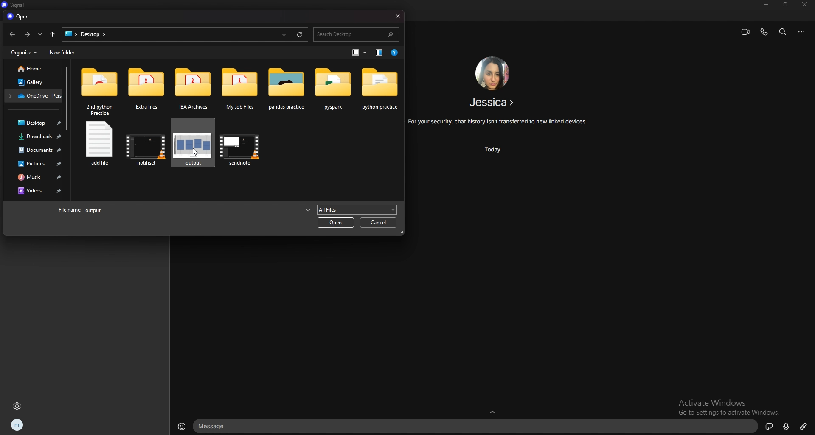  I want to click on back, so click(13, 34).